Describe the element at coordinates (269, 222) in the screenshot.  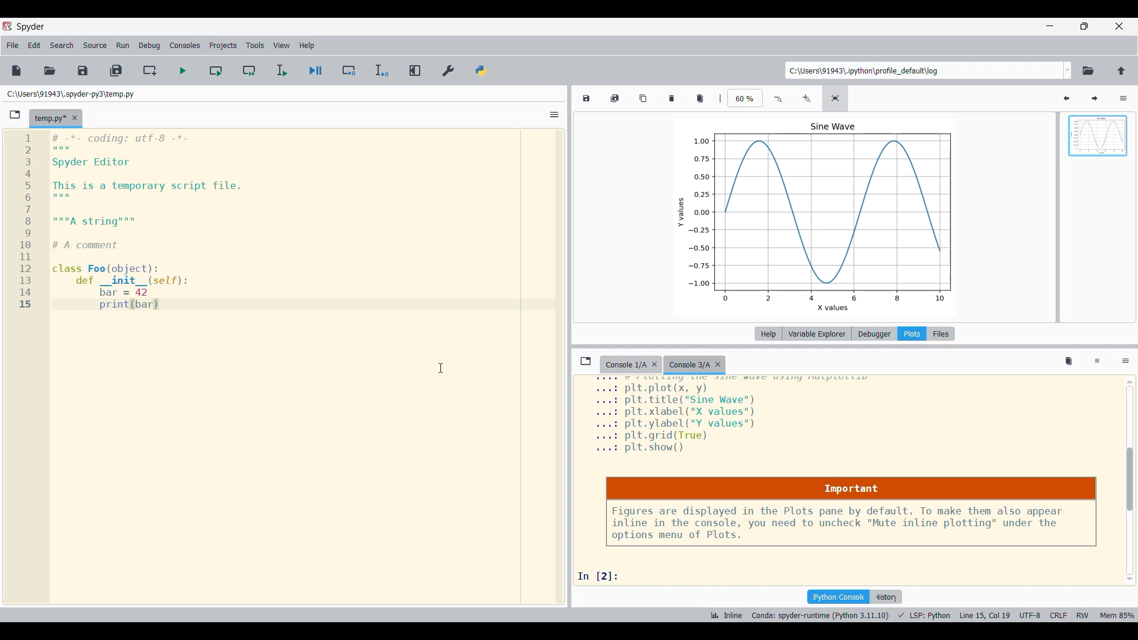
I see `editor pane` at that location.